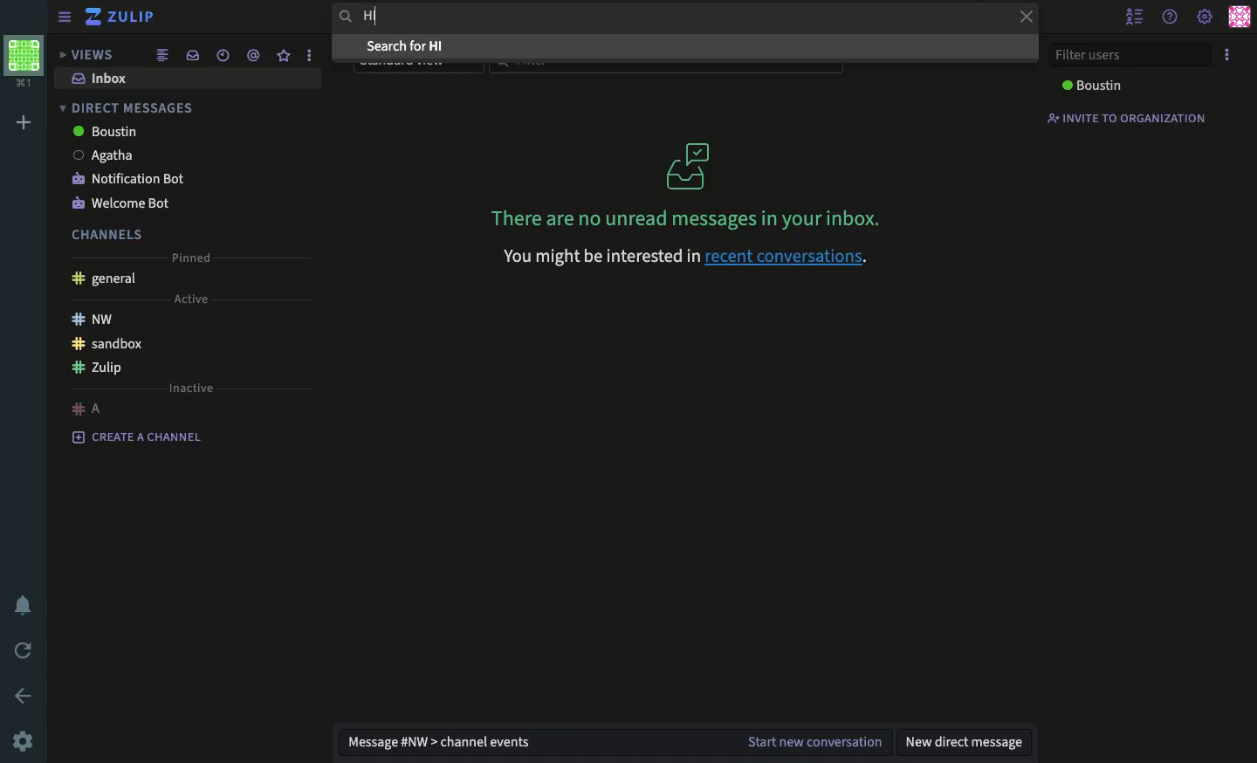 This screenshot has width=1257, height=763. I want to click on Agatha, so click(104, 156).